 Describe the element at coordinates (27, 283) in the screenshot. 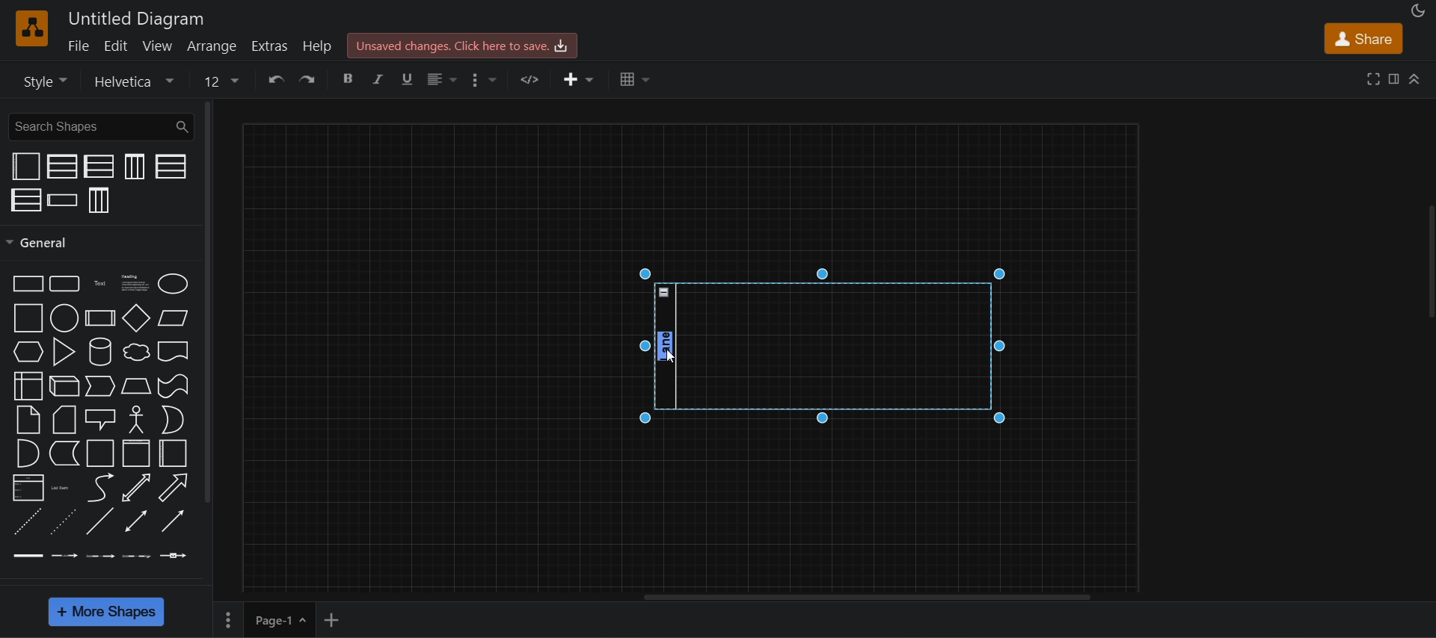

I see `rectangle` at that location.